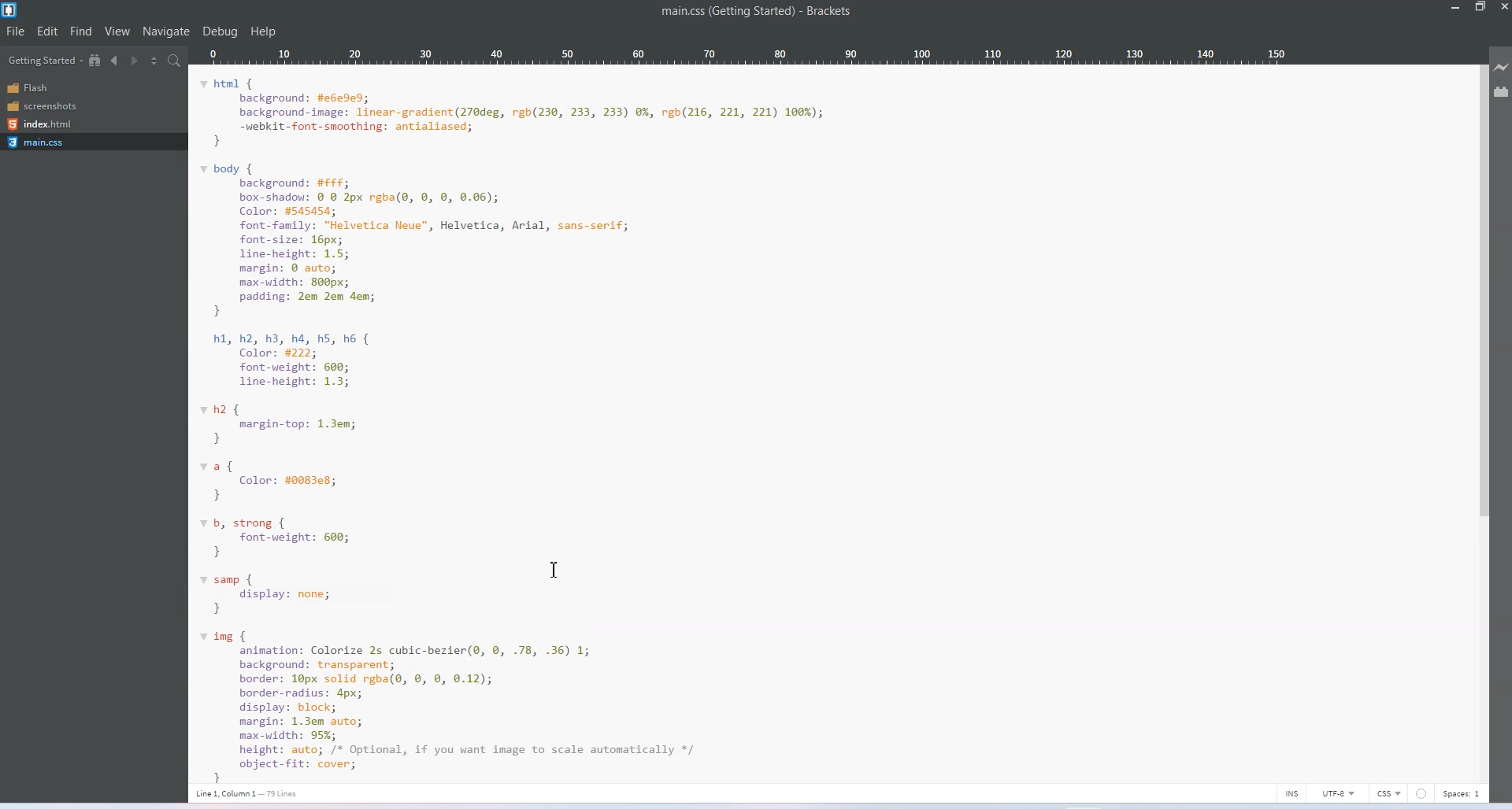 The image size is (1512, 809). I want to click on Extension manager, so click(1502, 91).